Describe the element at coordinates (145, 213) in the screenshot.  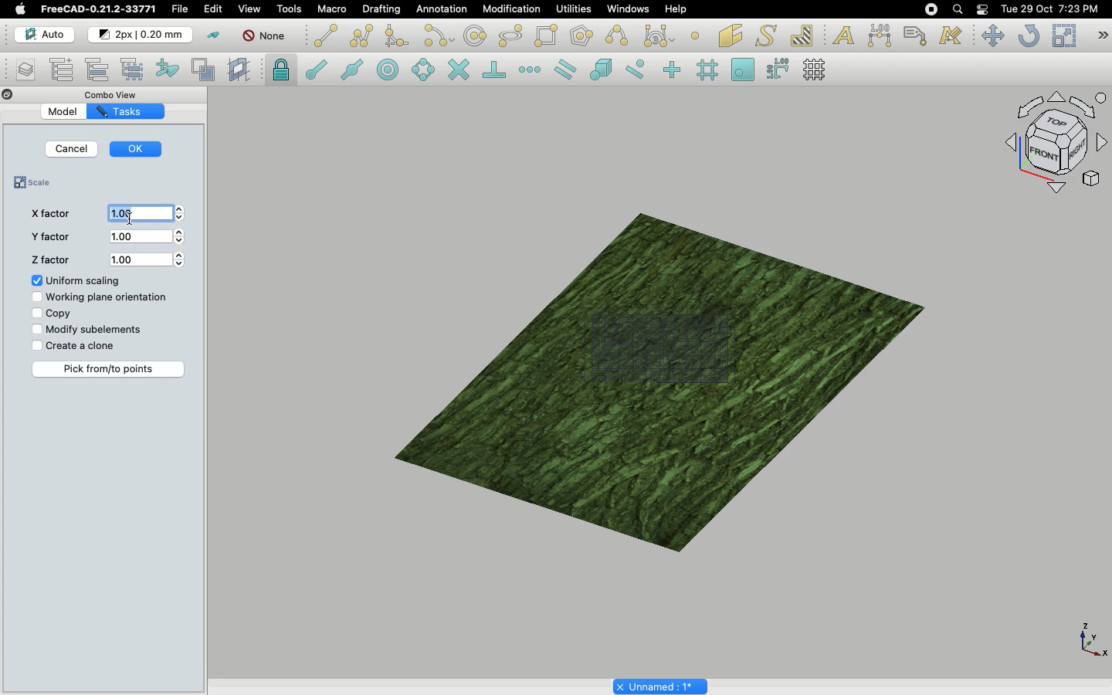
I see `100` at that location.